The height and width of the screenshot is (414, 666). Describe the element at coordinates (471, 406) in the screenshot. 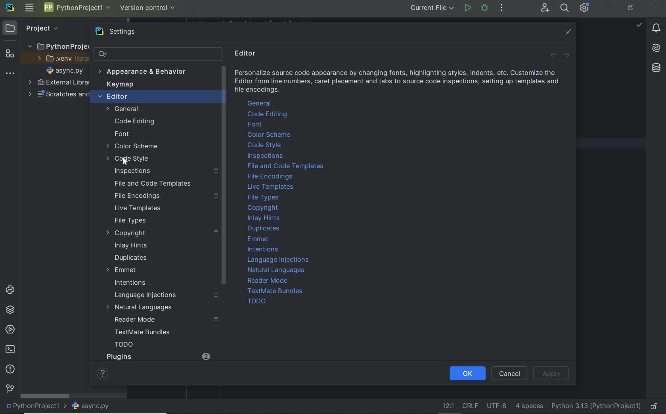

I see `line separator` at that location.